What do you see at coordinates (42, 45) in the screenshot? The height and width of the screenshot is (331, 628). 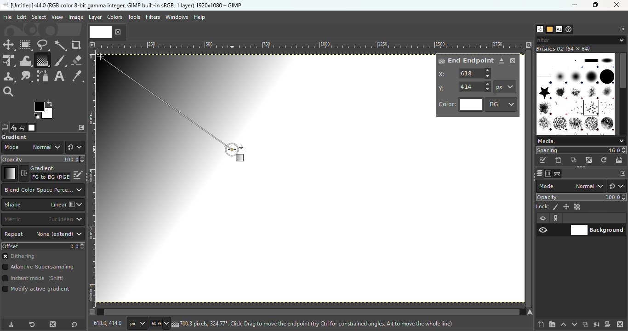 I see `Free select tool` at bounding box center [42, 45].